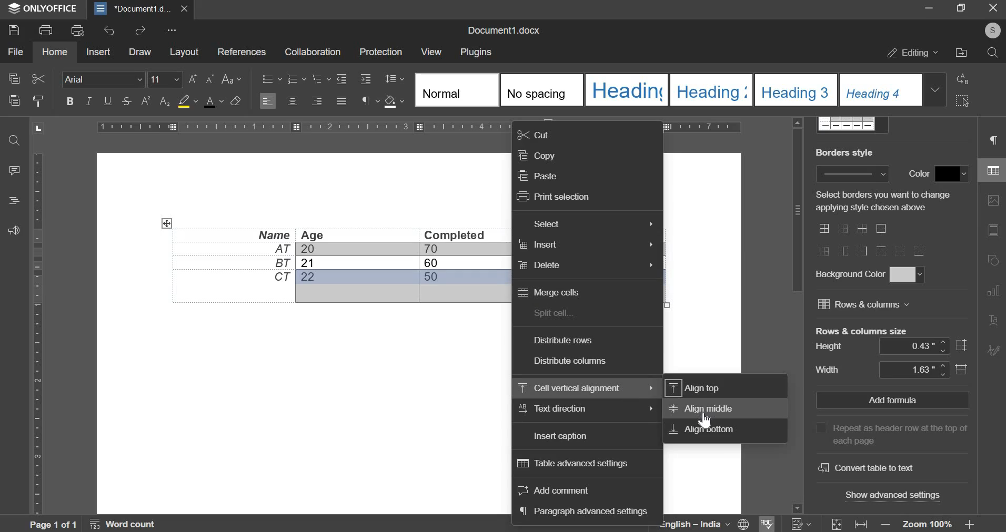 Image resolution: width=1006 pixels, height=532 pixels. I want to click on plugins, so click(475, 53).